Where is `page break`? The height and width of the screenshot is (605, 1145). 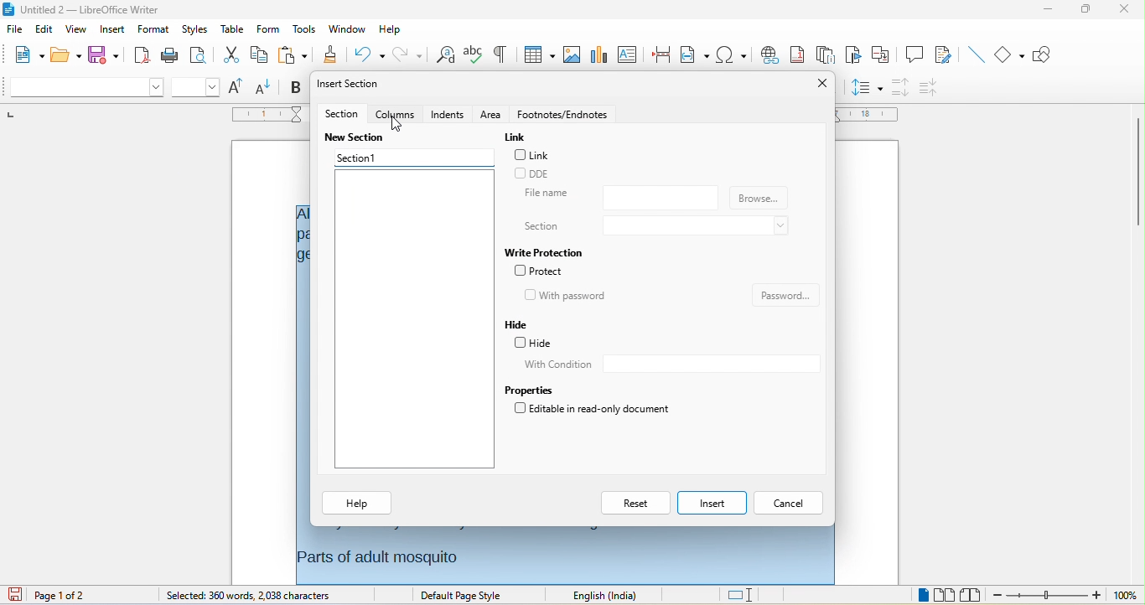 page break is located at coordinates (660, 53).